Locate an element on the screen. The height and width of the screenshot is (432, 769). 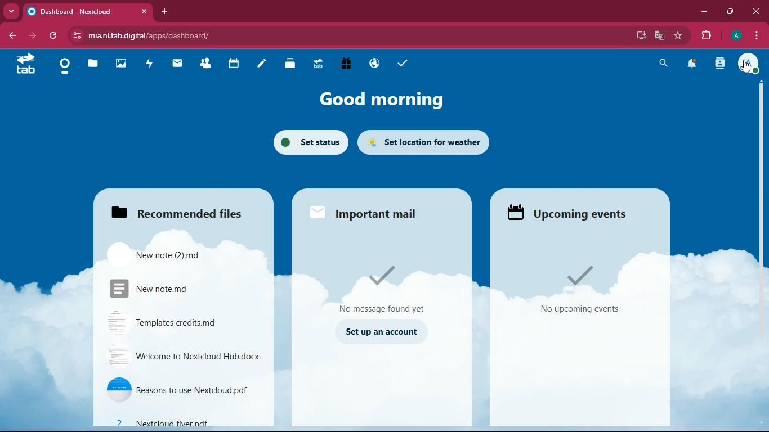
close is located at coordinates (755, 11).